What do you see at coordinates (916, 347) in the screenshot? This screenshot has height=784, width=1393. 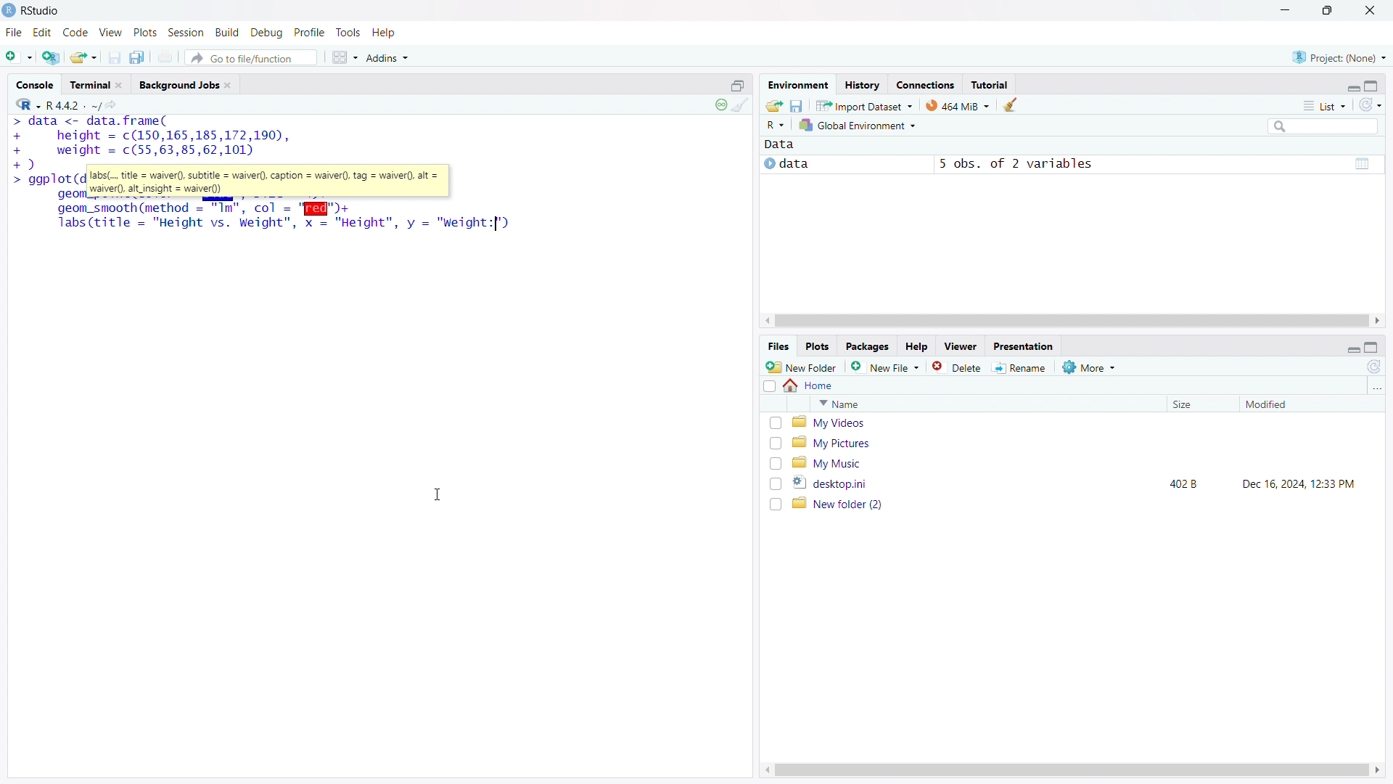 I see `help` at bounding box center [916, 347].